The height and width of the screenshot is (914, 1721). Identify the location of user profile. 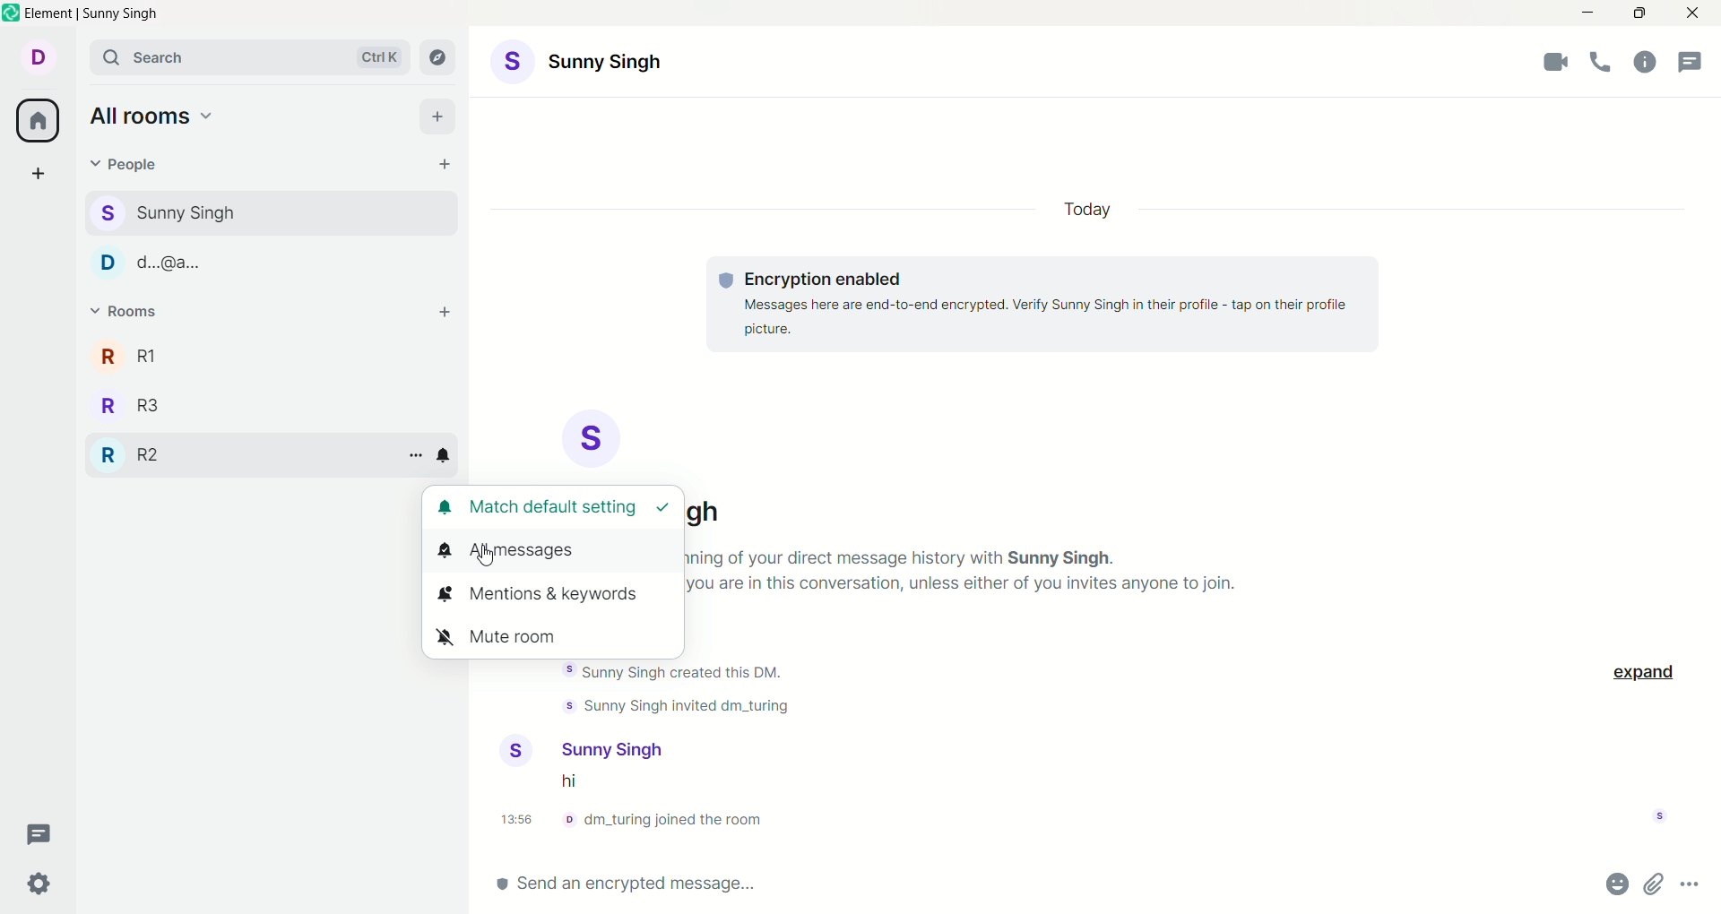
(520, 750).